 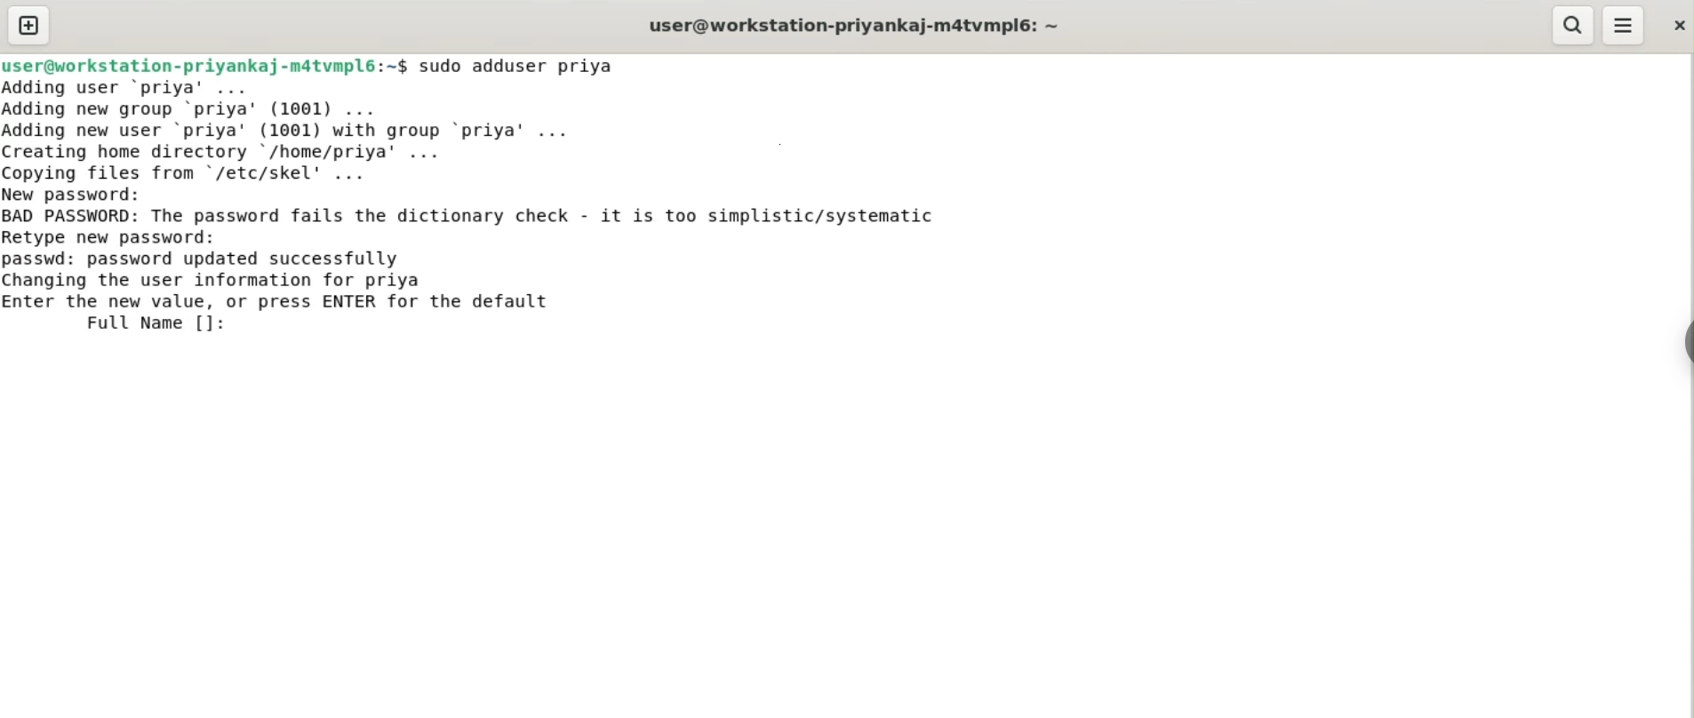 I want to click on menu, so click(x=1624, y=26).